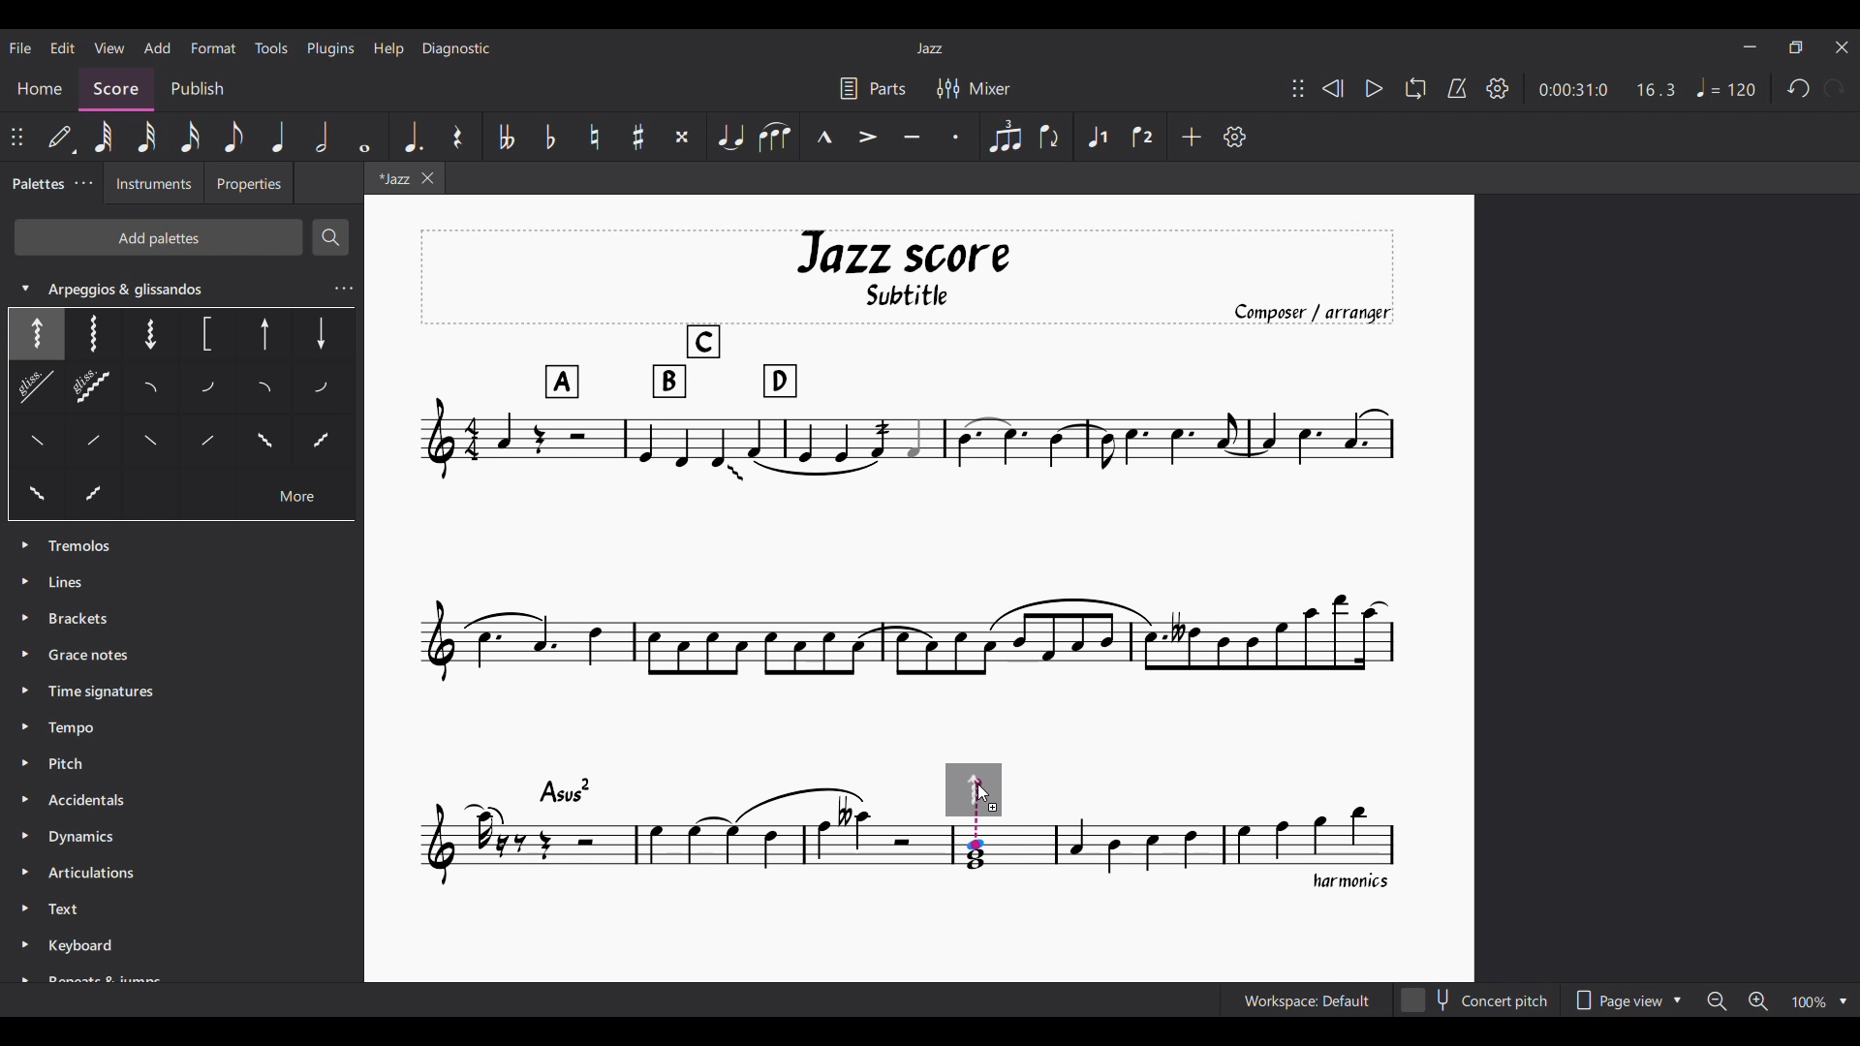 The image size is (1860, 1046). I want to click on Minimize, so click(1750, 46).